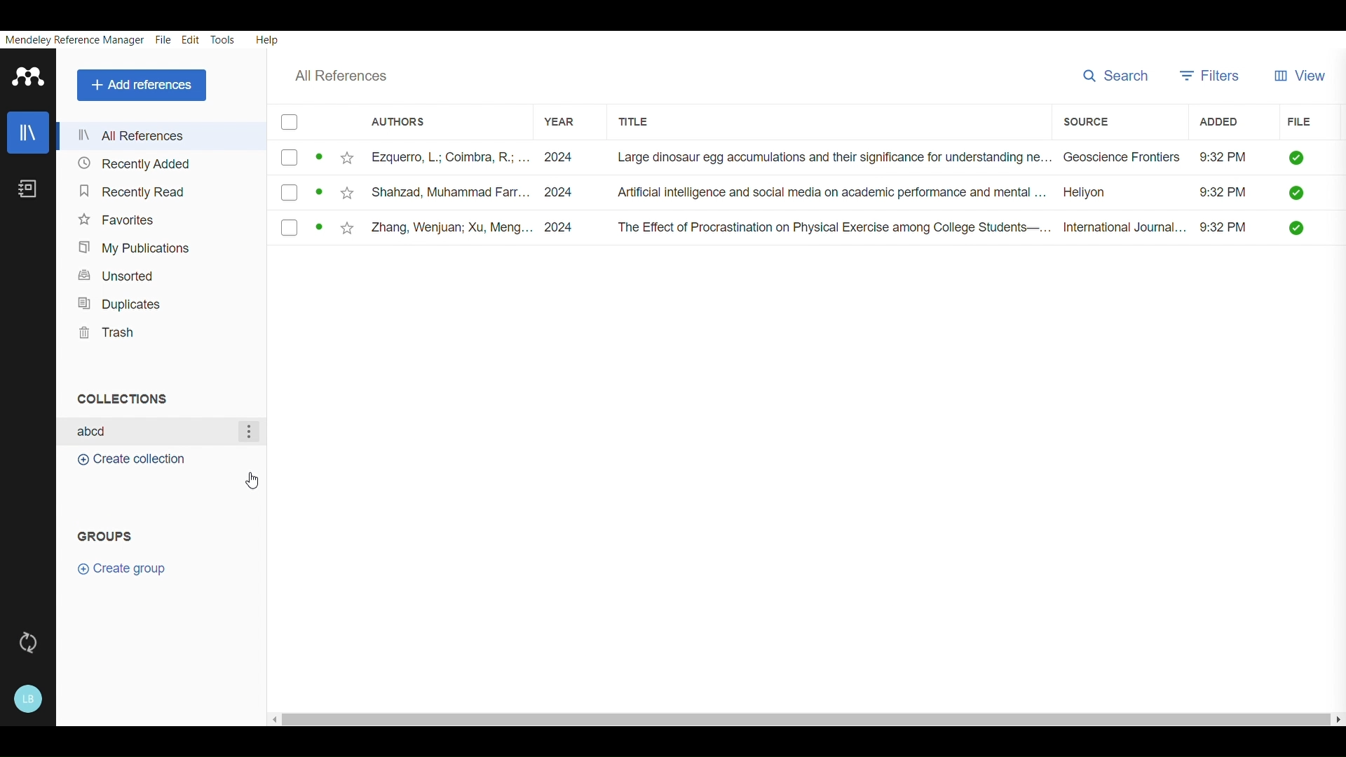  What do you see at coordinates (223, 39) in the screenshot?
I see `Tools` at bounding box center [223, 39].